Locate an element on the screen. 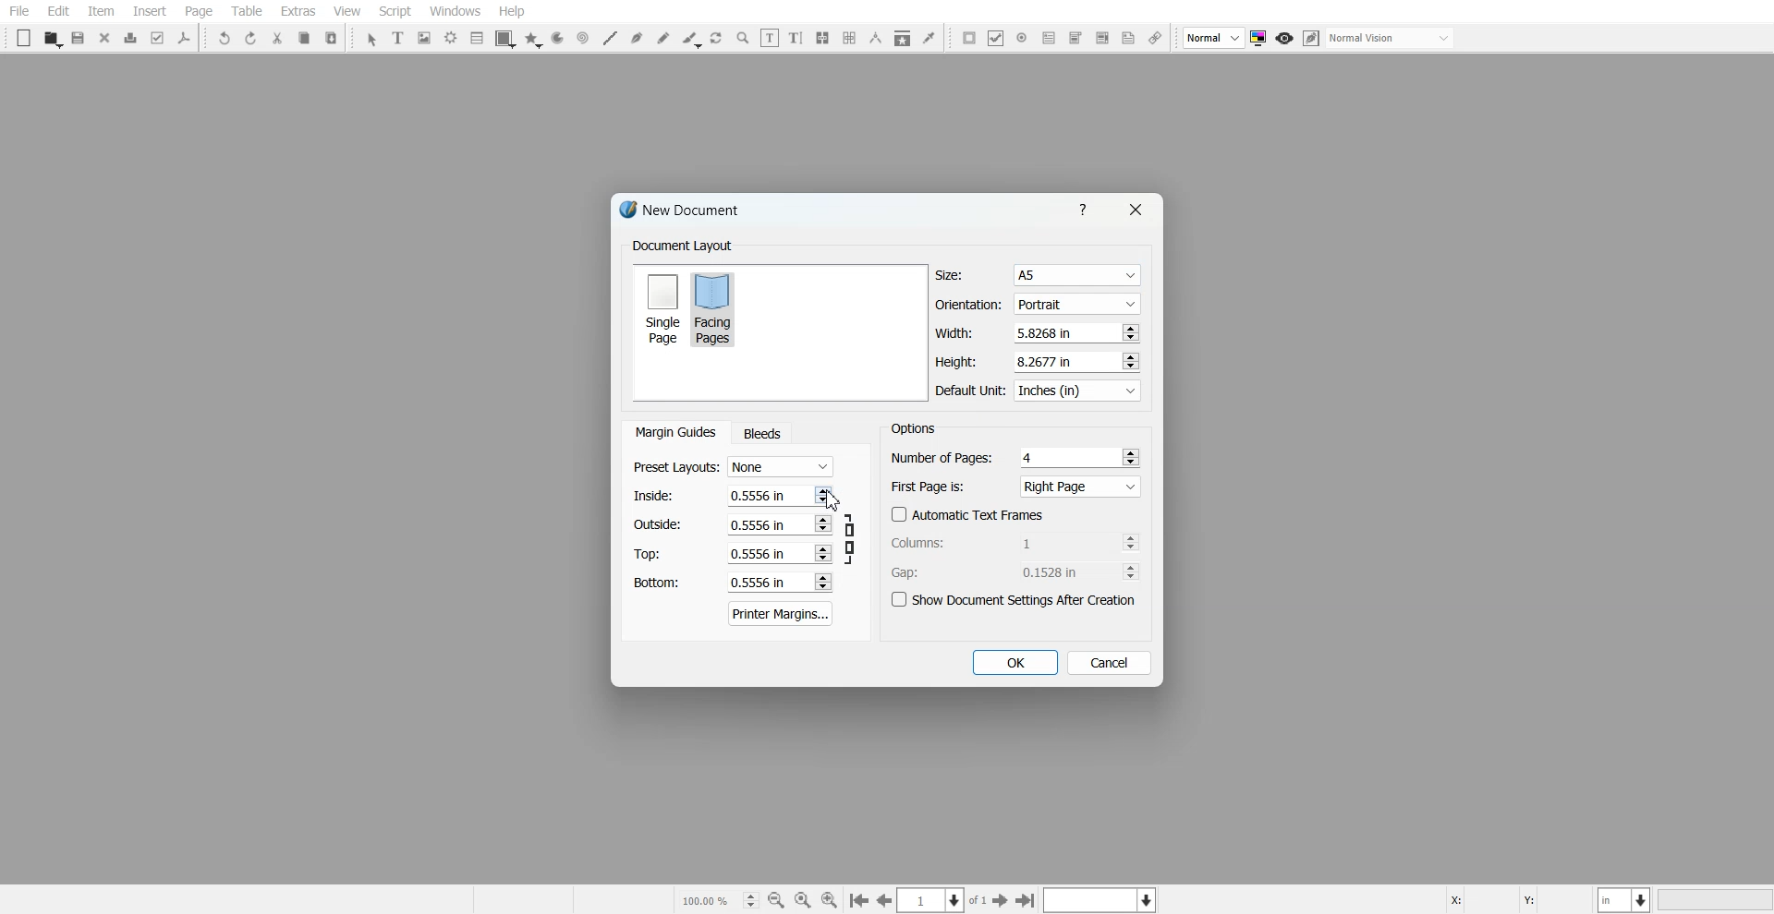 The image size is (1774, 914). Edit contents of frame is located at coordinates (770, 37).